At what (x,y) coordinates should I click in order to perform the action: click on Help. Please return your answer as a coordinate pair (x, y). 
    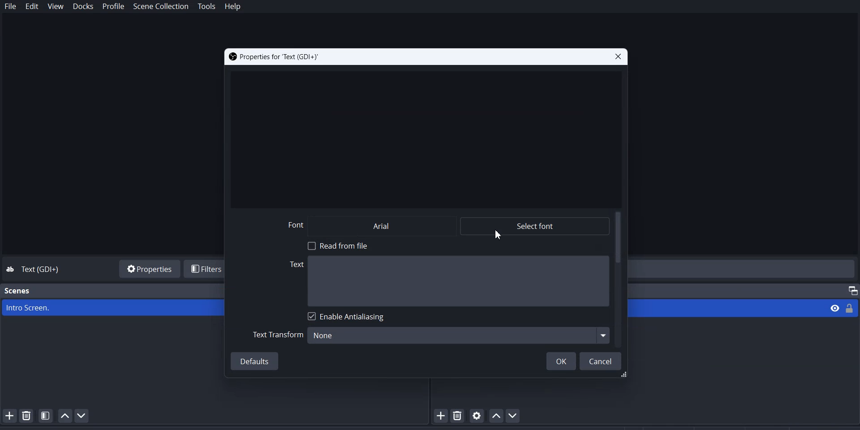
    Looking at the image, I should click on (232, 7).